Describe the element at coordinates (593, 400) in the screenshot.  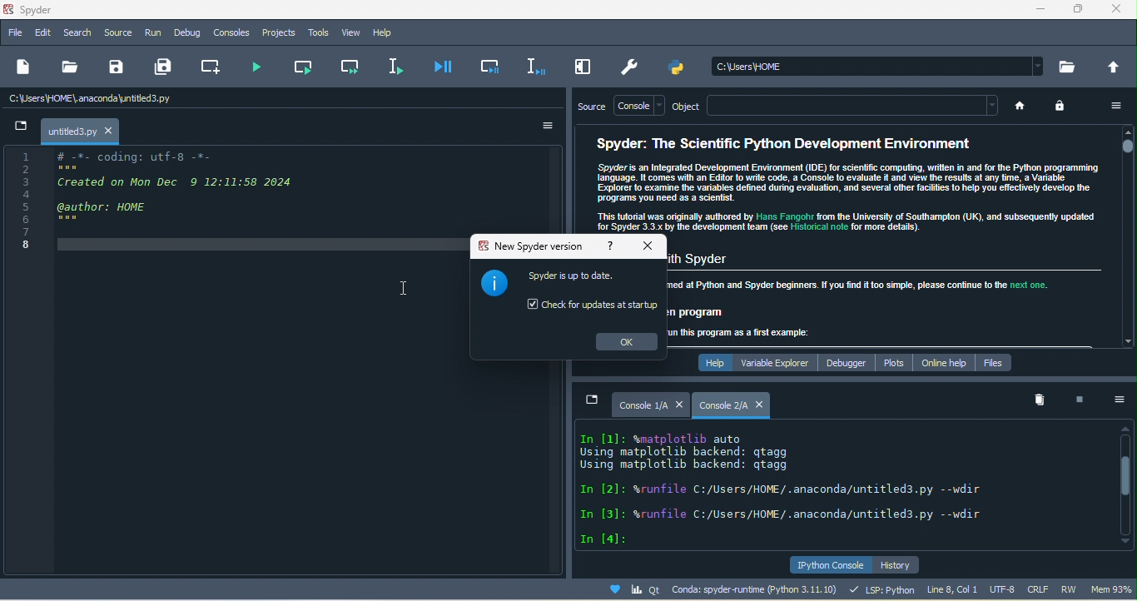
I see `minimize` at that location.